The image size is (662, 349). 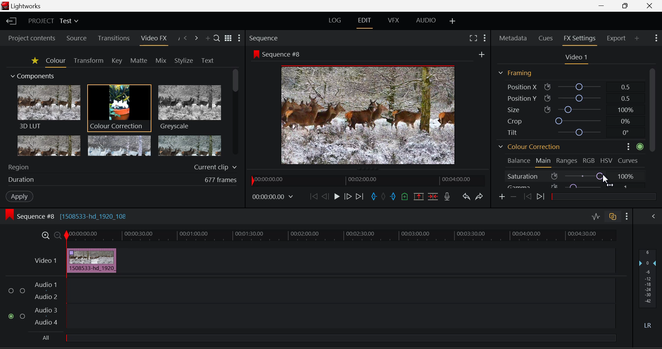 I want to click on Frame Time, so click(x=273, y=198).